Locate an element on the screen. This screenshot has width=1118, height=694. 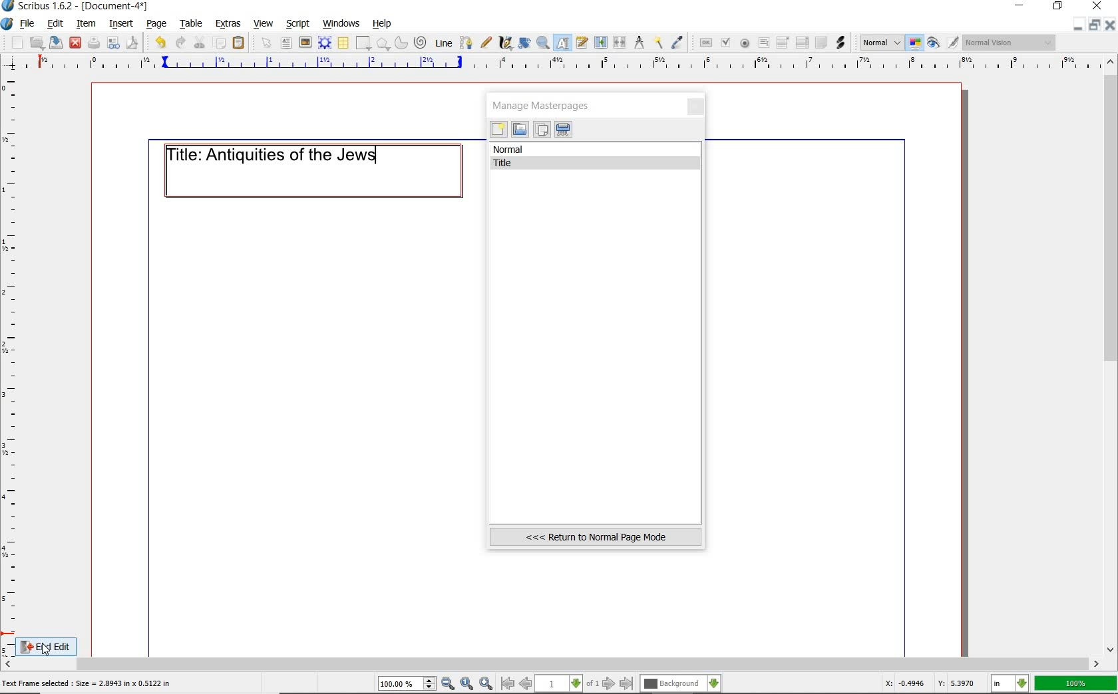
view is located at coordinates (266, 24).